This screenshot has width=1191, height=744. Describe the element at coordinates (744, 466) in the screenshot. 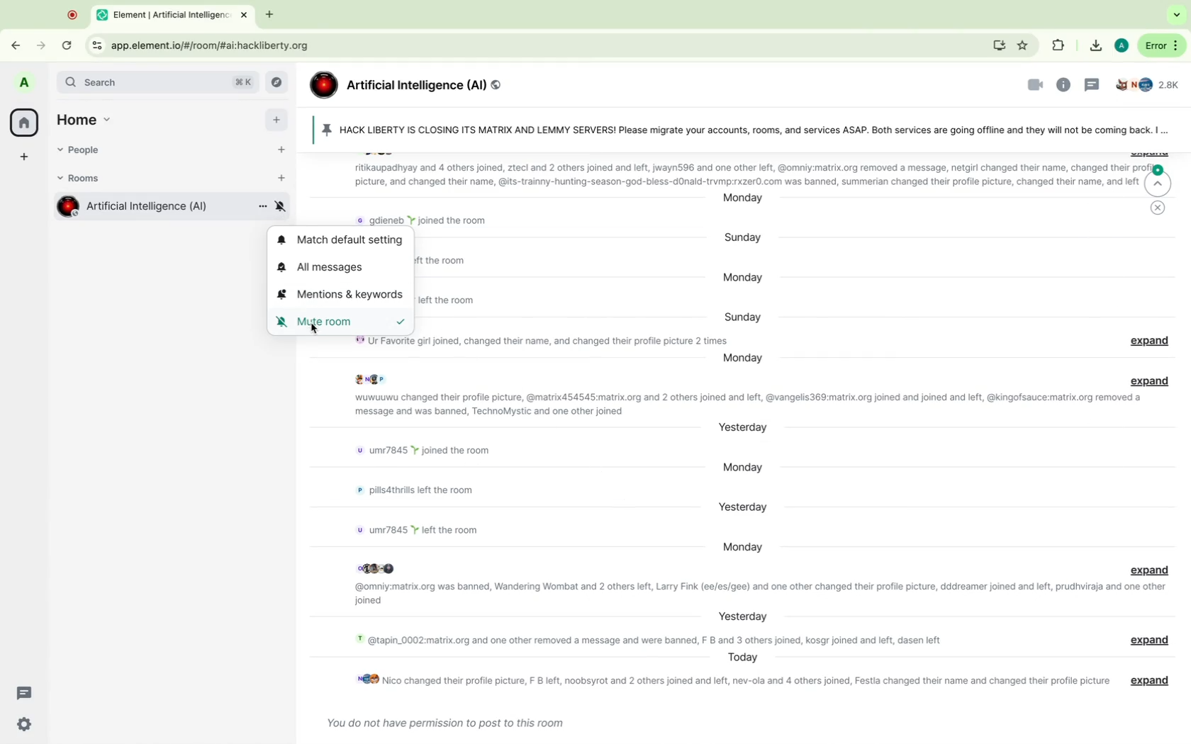

I see `day` at that location.